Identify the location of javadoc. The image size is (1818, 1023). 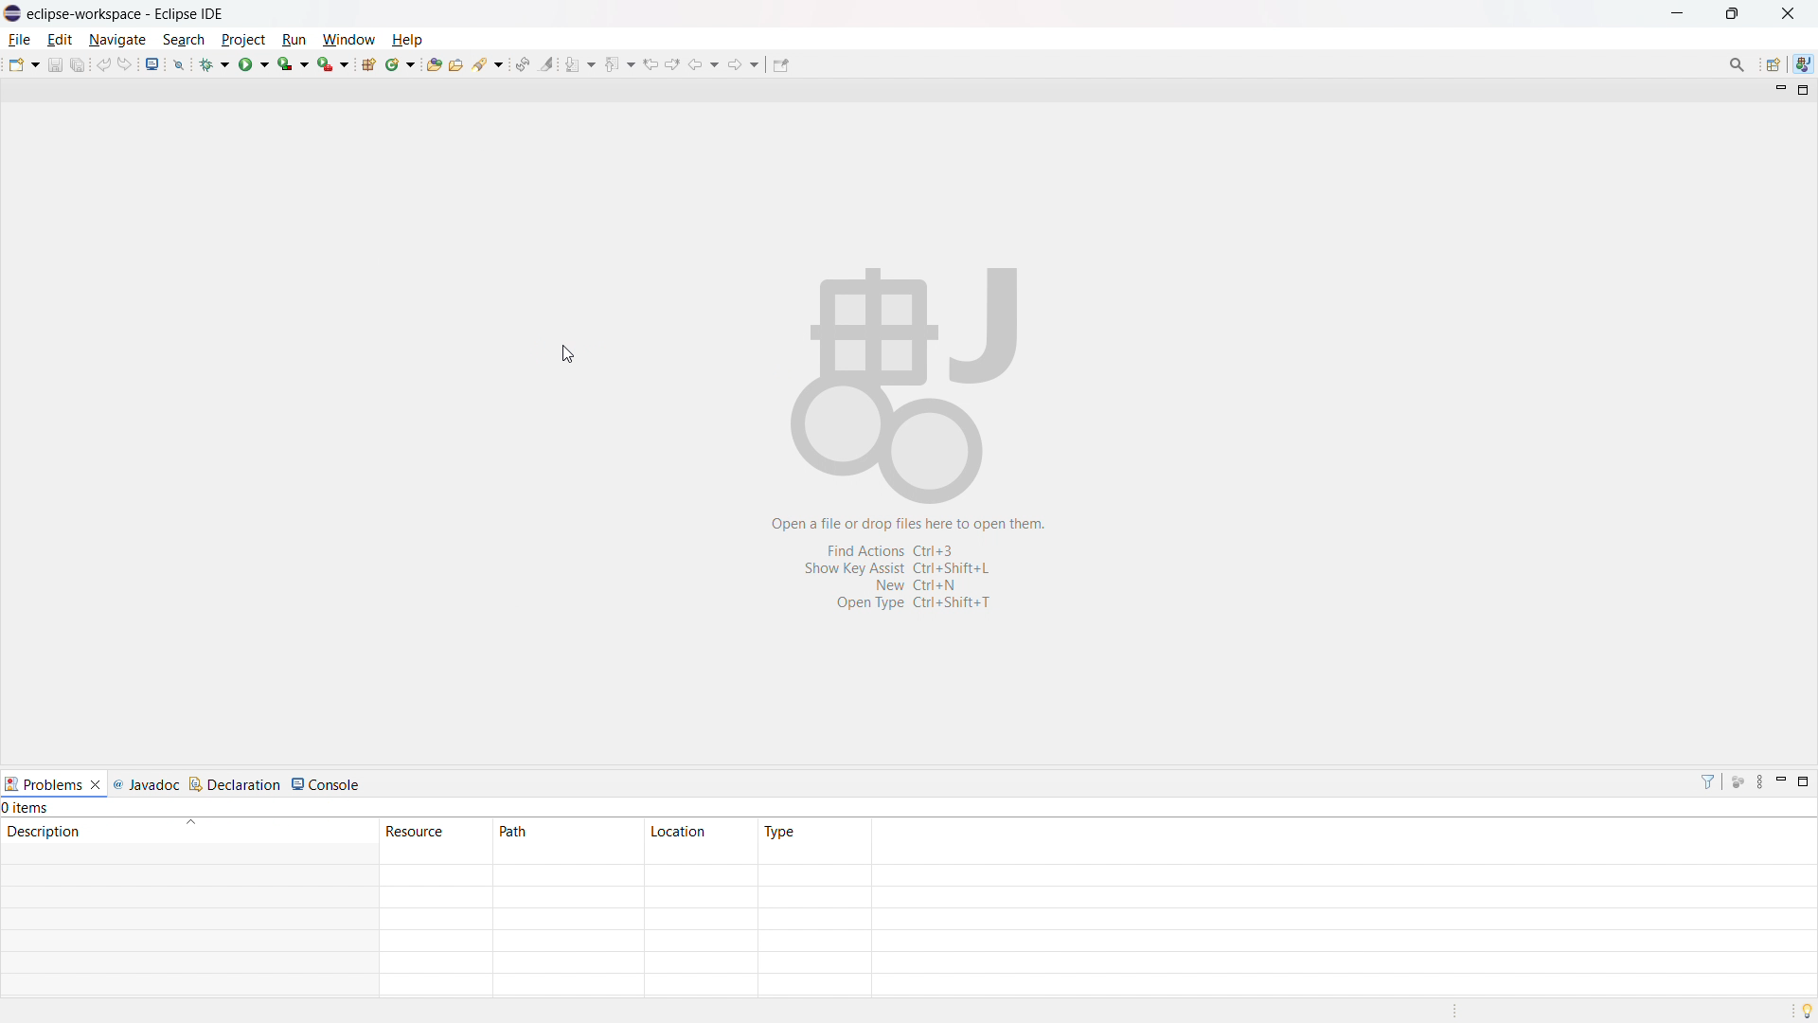
(150, 785).